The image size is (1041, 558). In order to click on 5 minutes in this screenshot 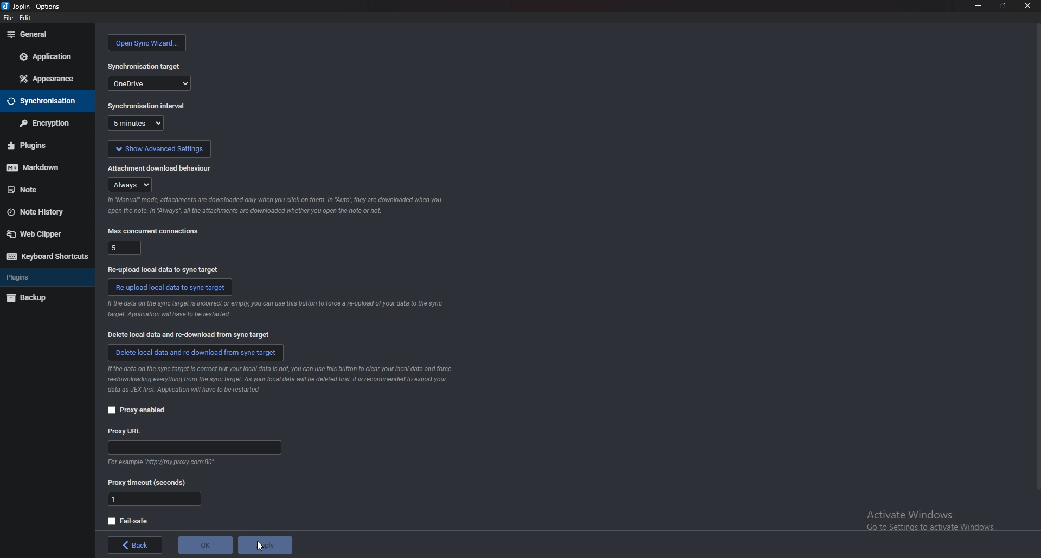, I will do `click(135, 123)`.